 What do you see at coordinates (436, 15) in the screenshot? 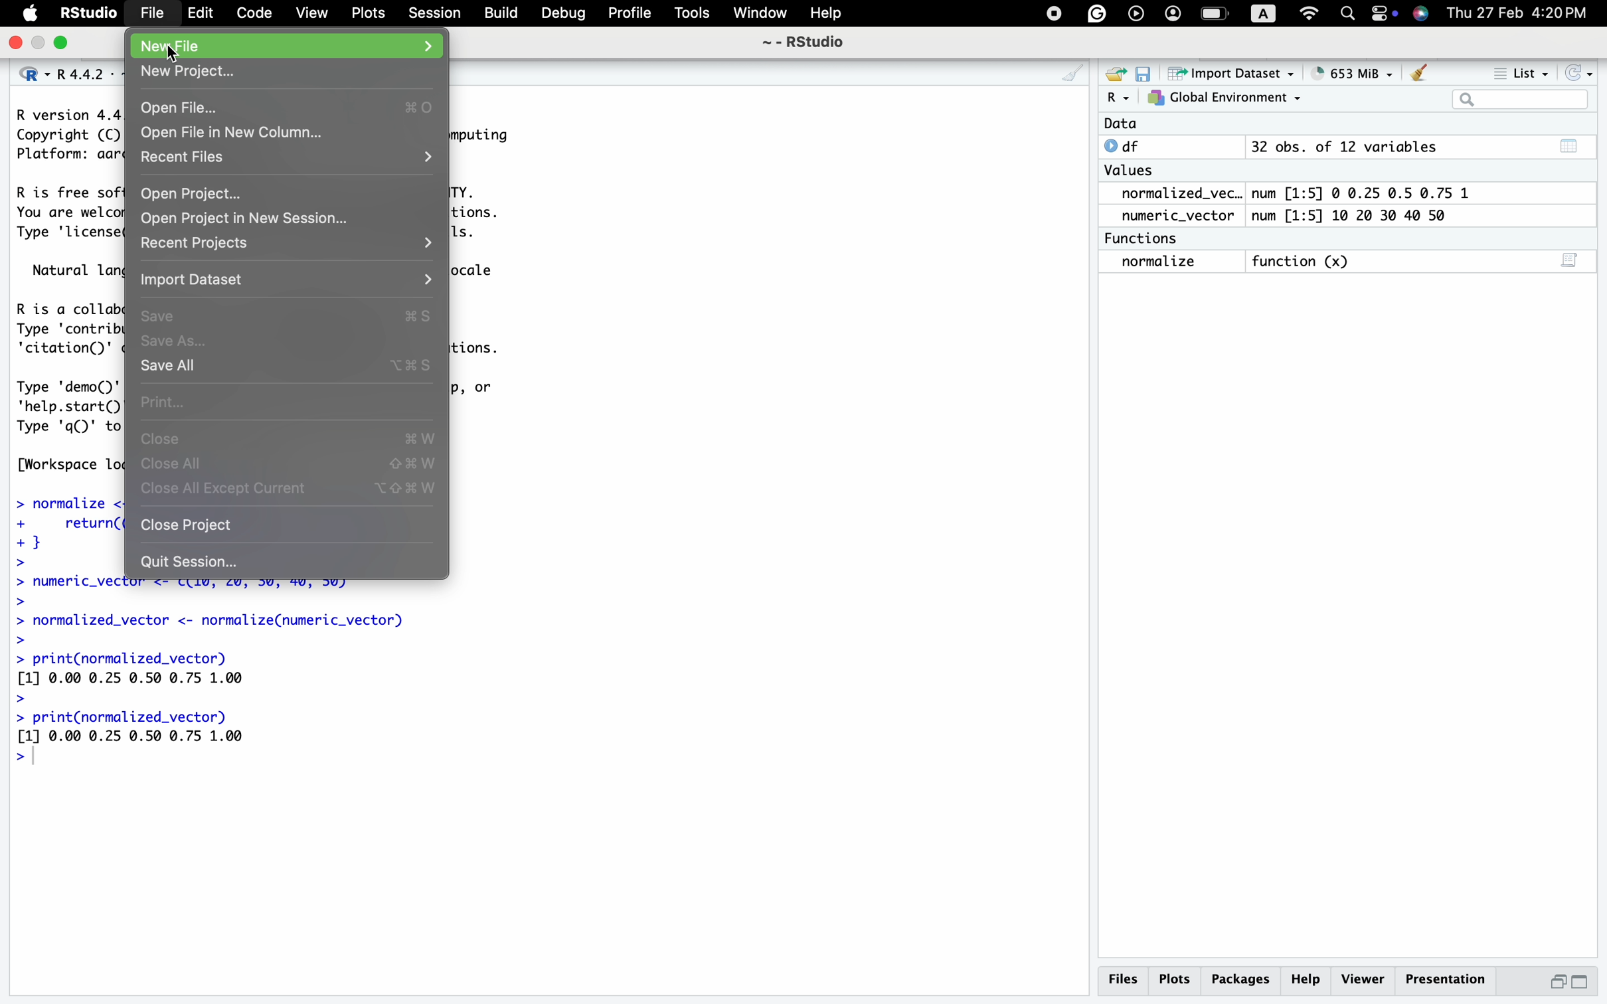
I see `Sessions` at bounding box center [436, 15].